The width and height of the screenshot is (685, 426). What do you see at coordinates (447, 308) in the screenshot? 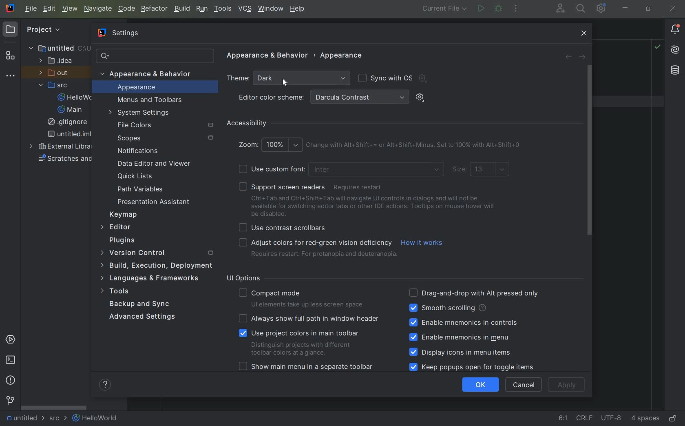
I see `smooth scrolling(checked)` at bounding box center [447, 308].